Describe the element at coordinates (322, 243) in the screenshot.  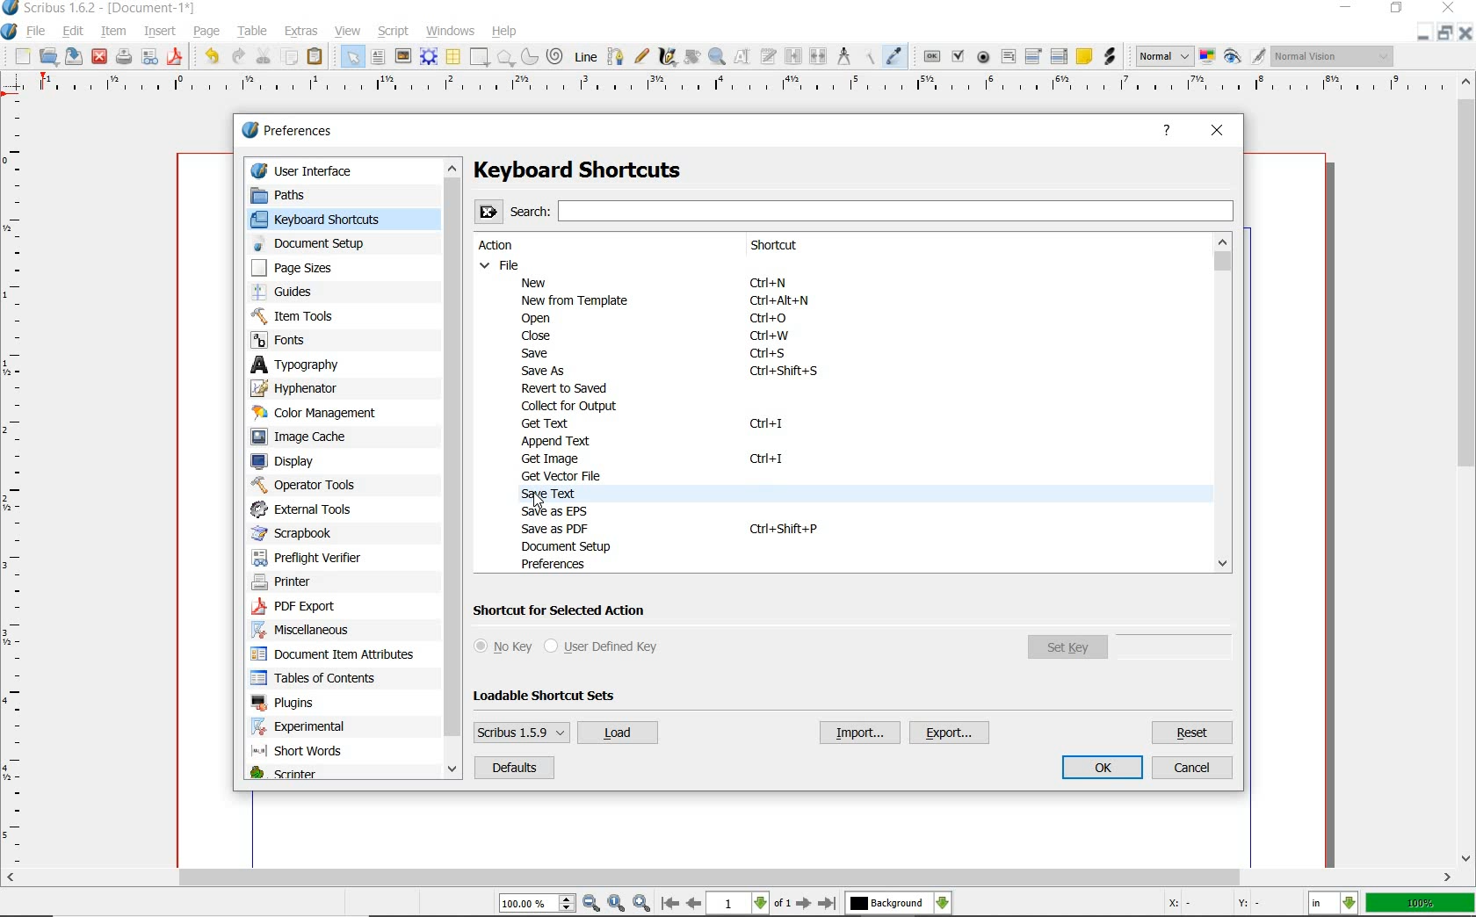
I see `document setup` at that location.